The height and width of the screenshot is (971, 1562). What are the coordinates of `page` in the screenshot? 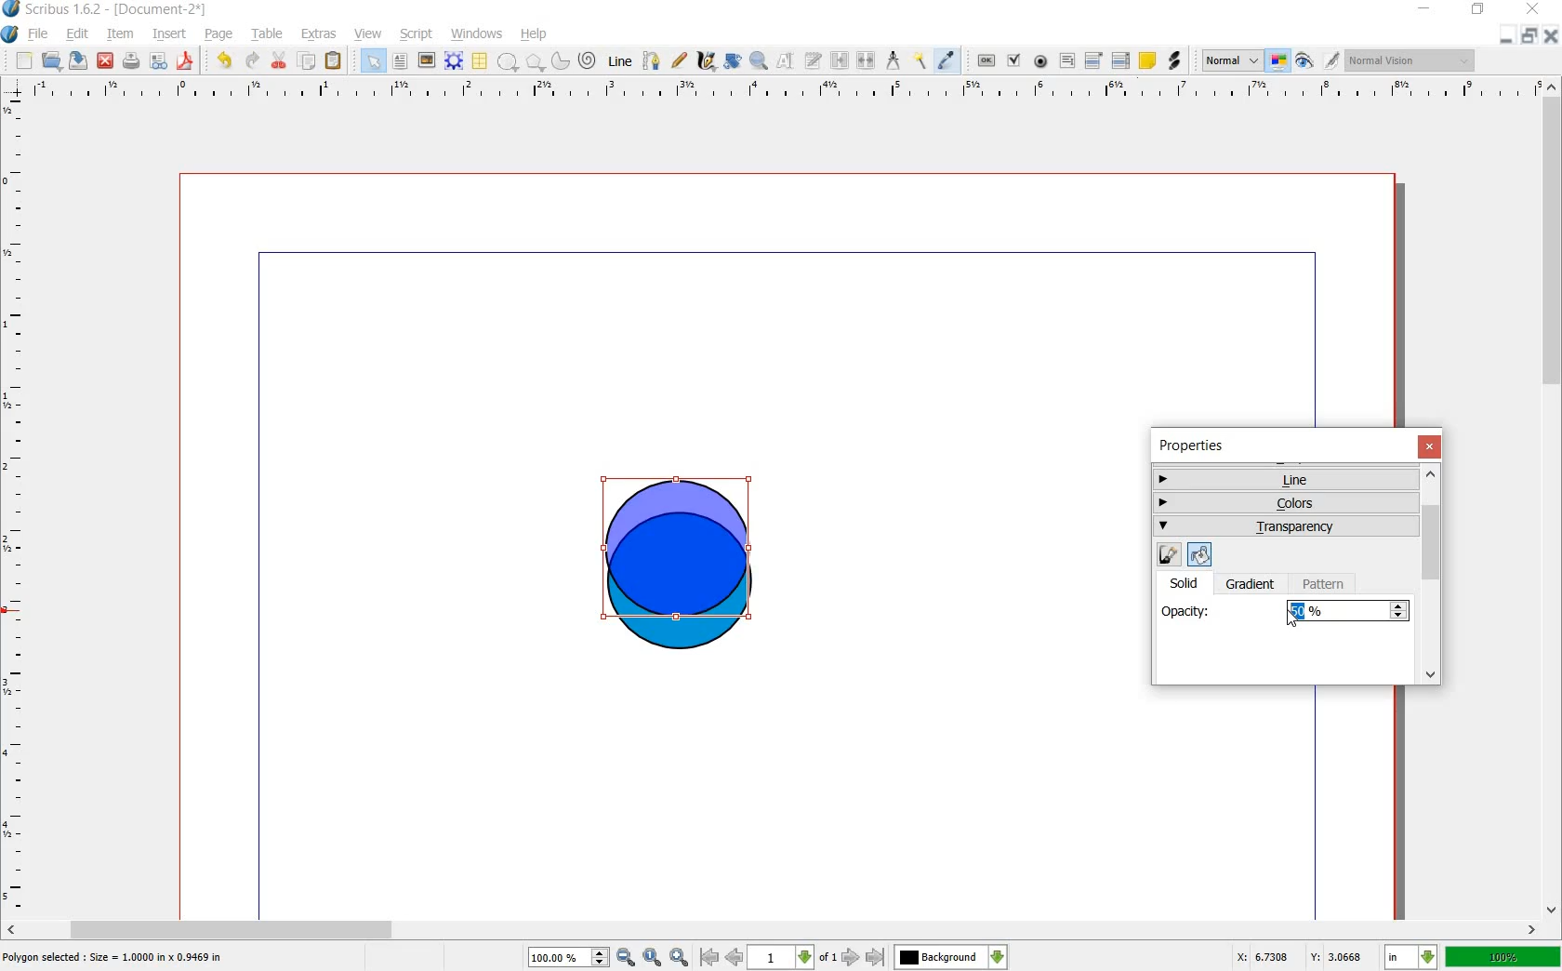 It's located at (221, 34).